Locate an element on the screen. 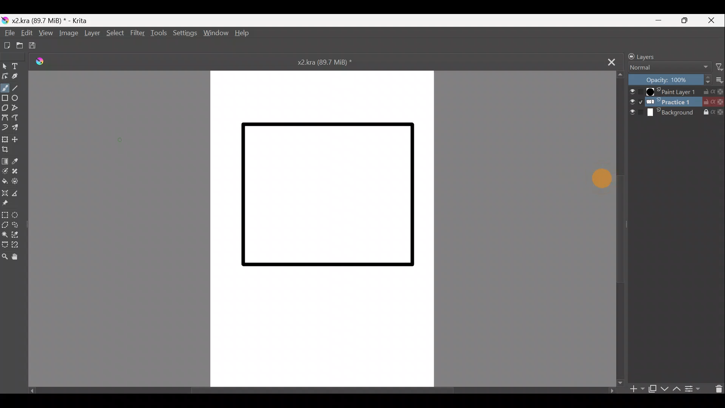 Image resolution: width=725 pixels, height=408 pixels. Paint Layer 1 is located at coordinates (675, 92).